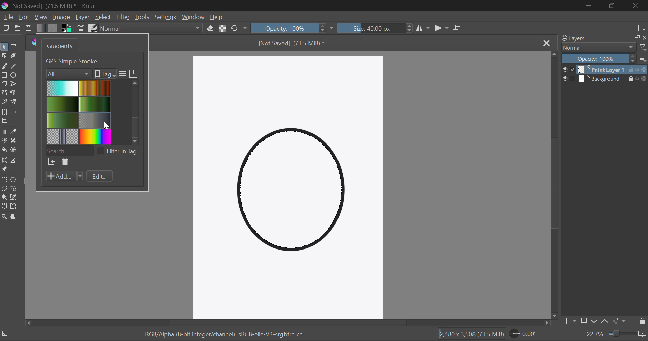  Describe the element at coordinates (15, 102) in the screenshot. I see `Multibrush` at that location.